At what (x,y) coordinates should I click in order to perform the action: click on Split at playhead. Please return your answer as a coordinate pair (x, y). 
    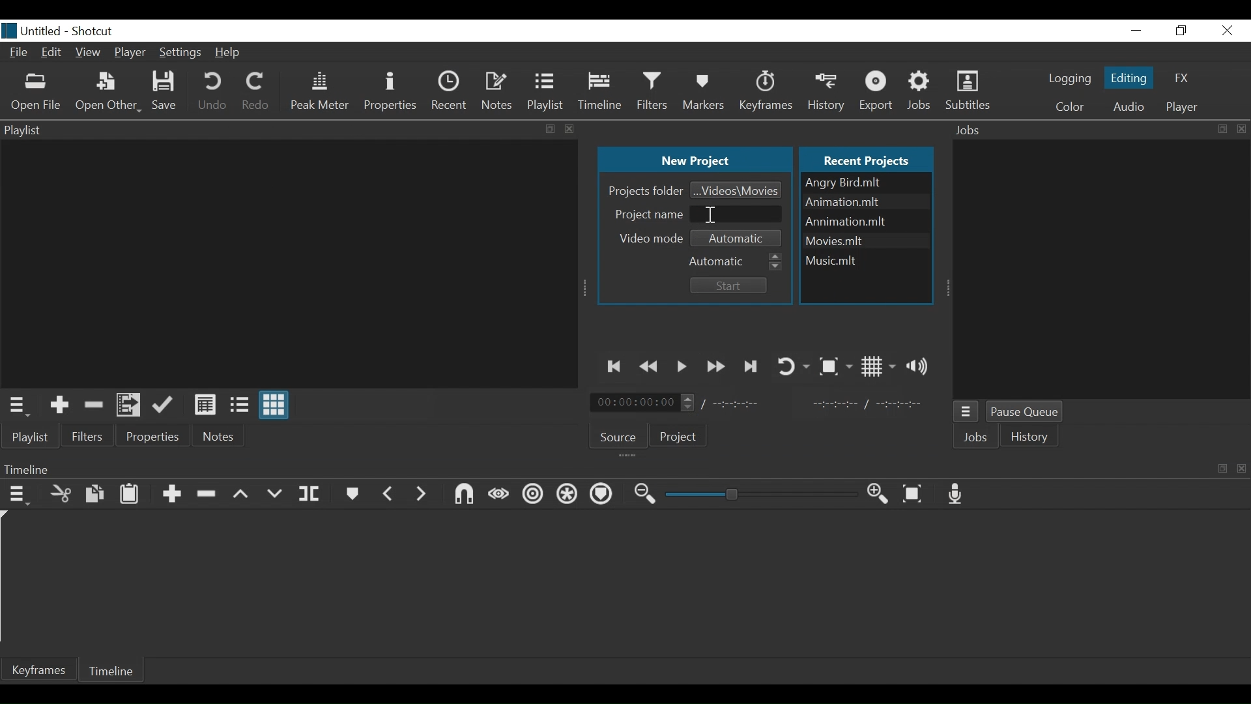
    Looking at the image, I should click on (309, 494).